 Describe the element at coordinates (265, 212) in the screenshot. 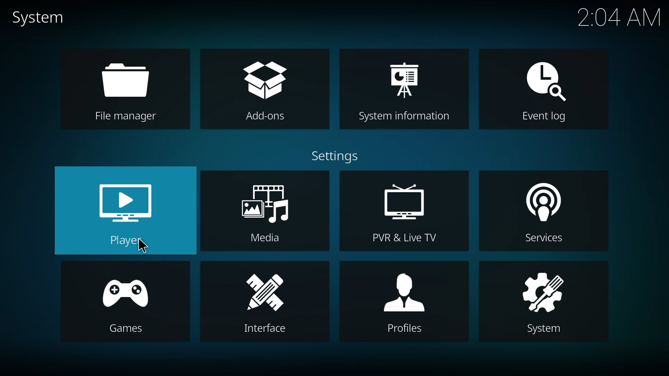

I see `media` at that location.